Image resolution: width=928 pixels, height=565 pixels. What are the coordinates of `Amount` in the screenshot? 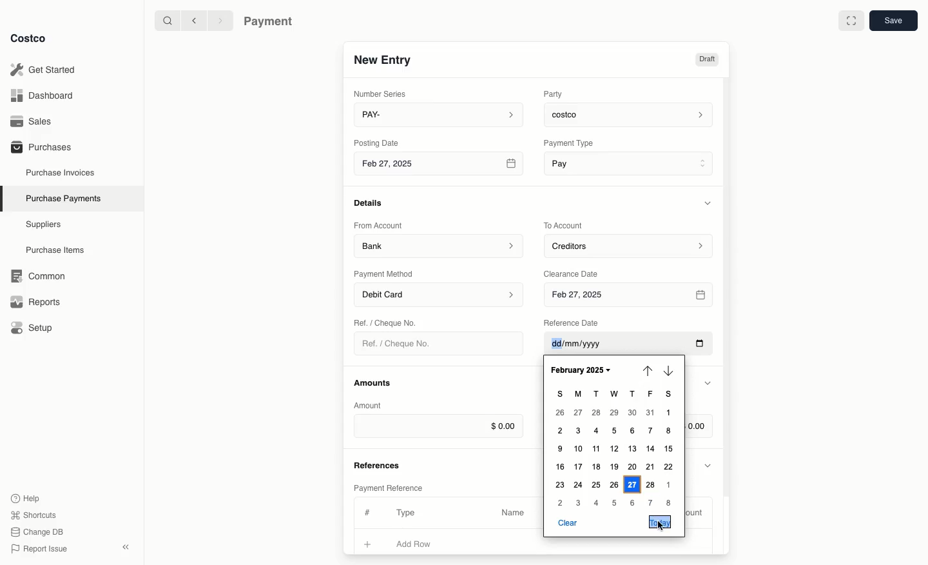 It's located at (370, 405).